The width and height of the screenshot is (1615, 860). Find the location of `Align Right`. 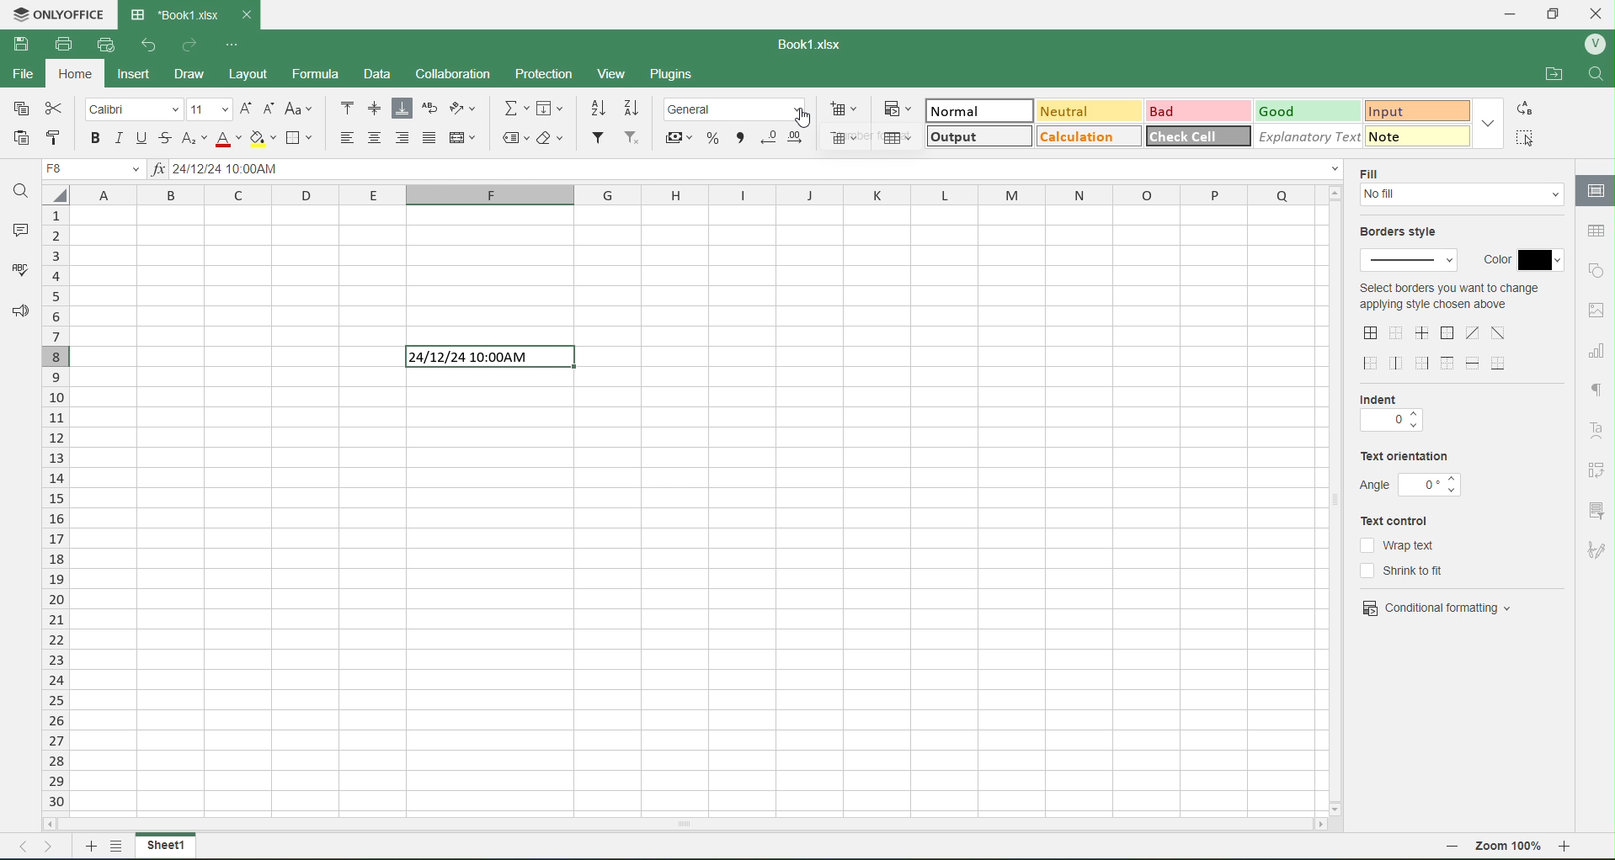

Align Right is located at coordinates (403, 138).